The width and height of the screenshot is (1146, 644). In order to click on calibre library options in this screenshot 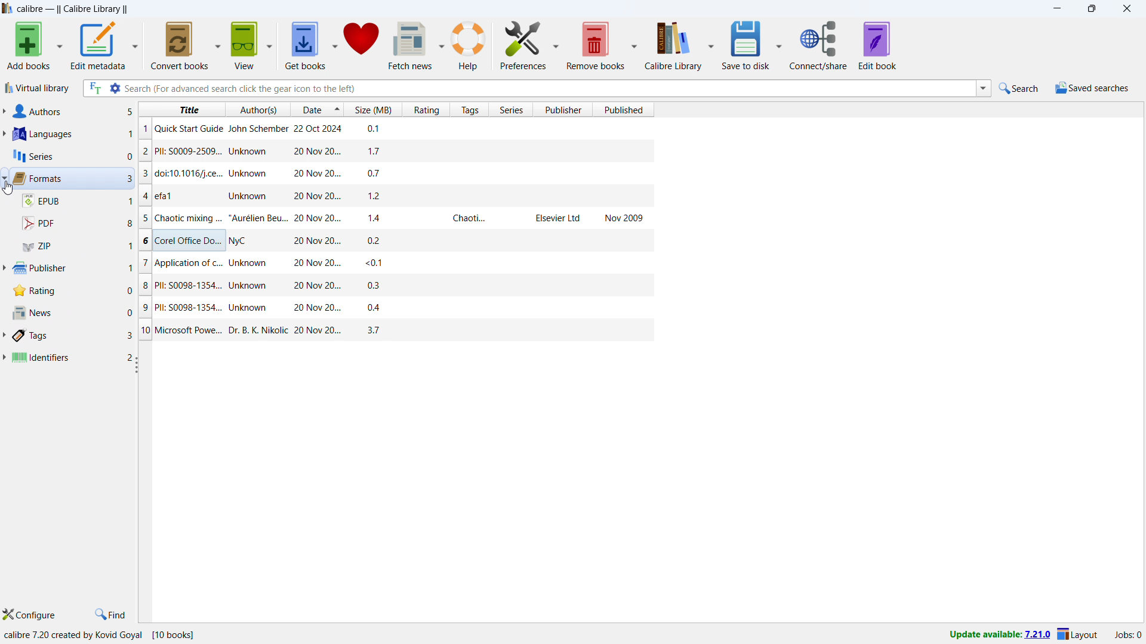, I will do `click(710, 45)`.